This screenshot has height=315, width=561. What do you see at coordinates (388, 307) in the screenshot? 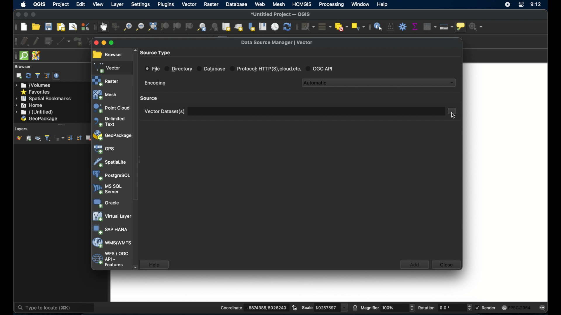
I see `magnifier` at bounding box center [388, 307].